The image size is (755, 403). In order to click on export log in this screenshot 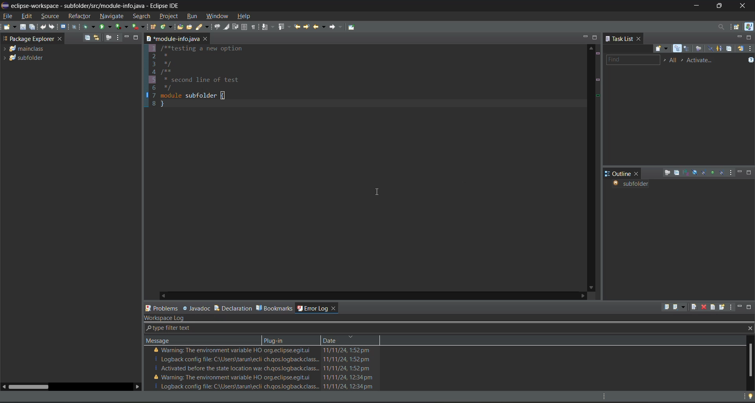, I will do `click(666, 307)`.